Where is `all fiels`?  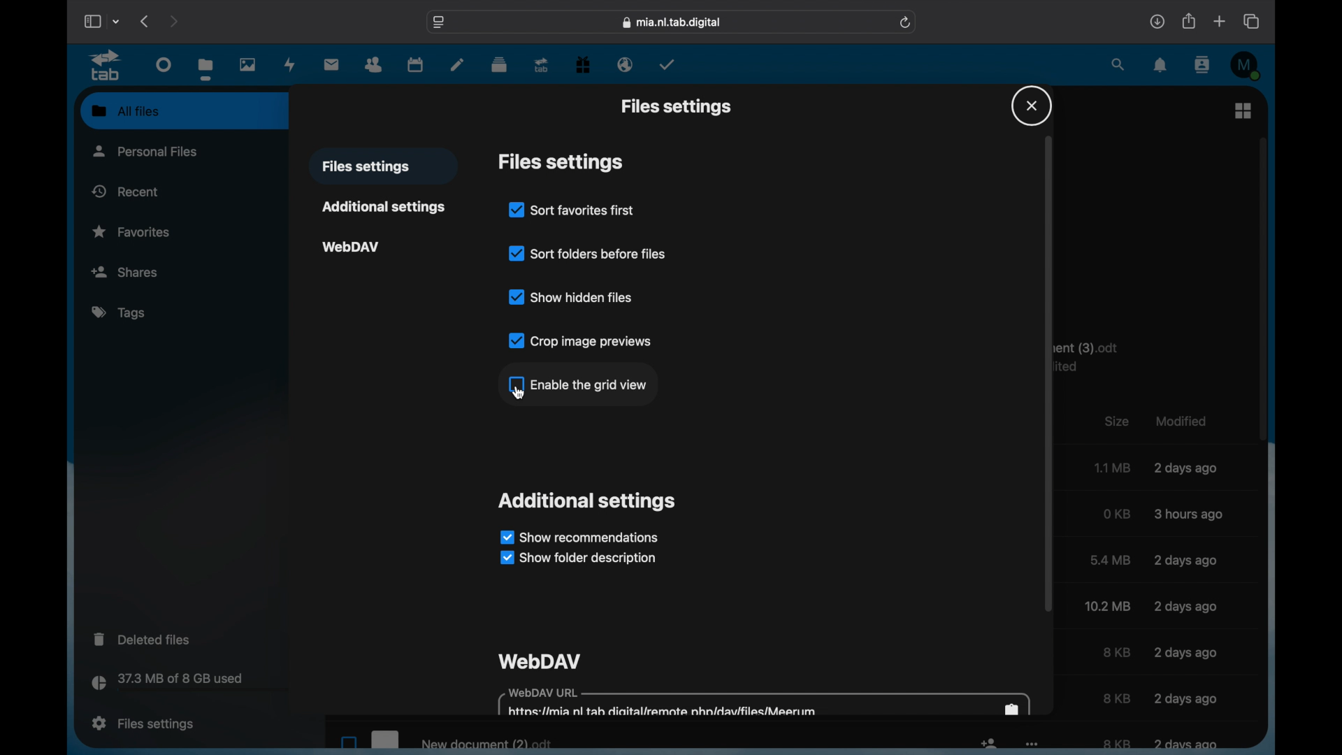 all fiels is located at coordinates (125, 111).